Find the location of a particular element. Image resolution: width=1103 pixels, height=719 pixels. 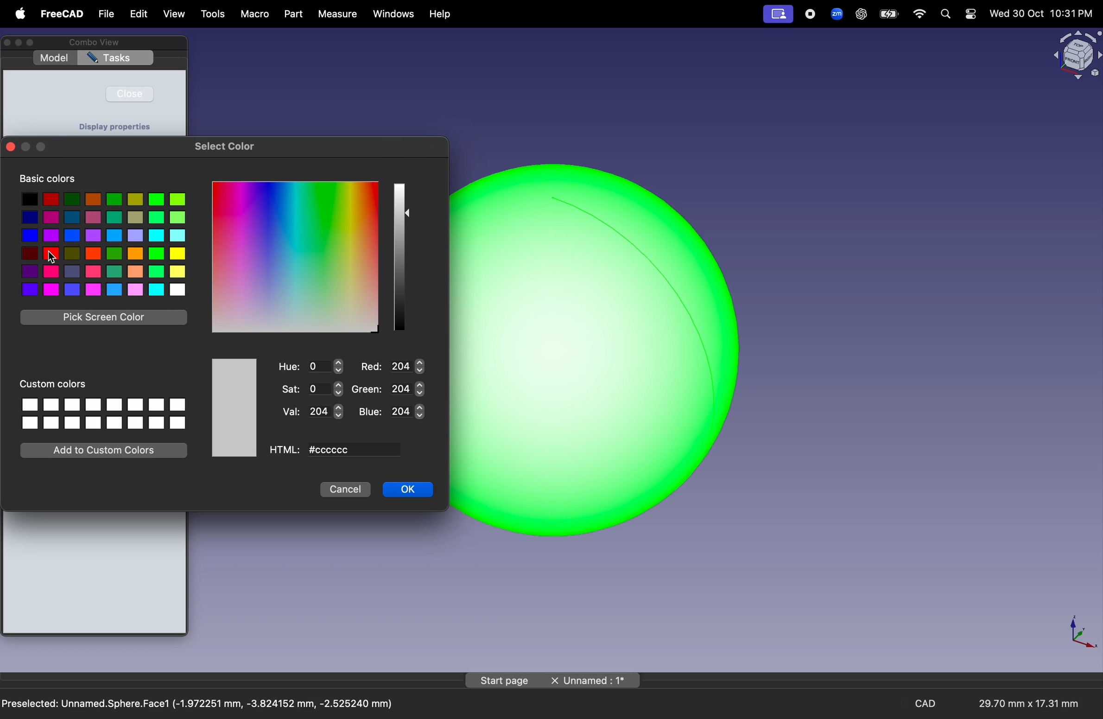

search is located at coordinates (945, 14).